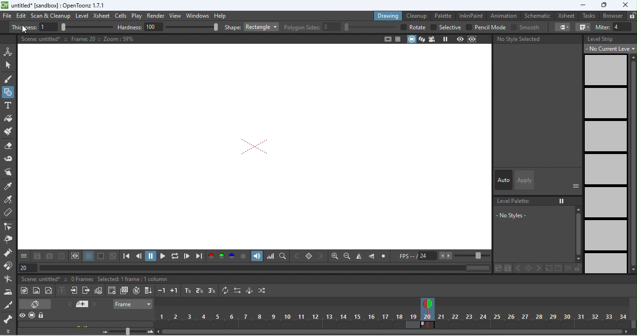  Describe the element at coordinates (633, 163) in the screenshot. I see `vertical scroll bar` at that location.